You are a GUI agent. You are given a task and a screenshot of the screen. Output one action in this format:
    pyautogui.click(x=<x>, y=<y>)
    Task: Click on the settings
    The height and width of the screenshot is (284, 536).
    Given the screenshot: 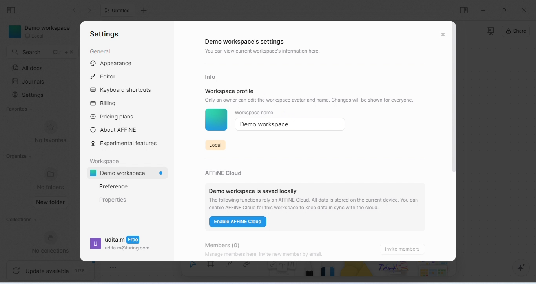 What is the action you would take?
    pyautogui.click(x=104, y=35)
    